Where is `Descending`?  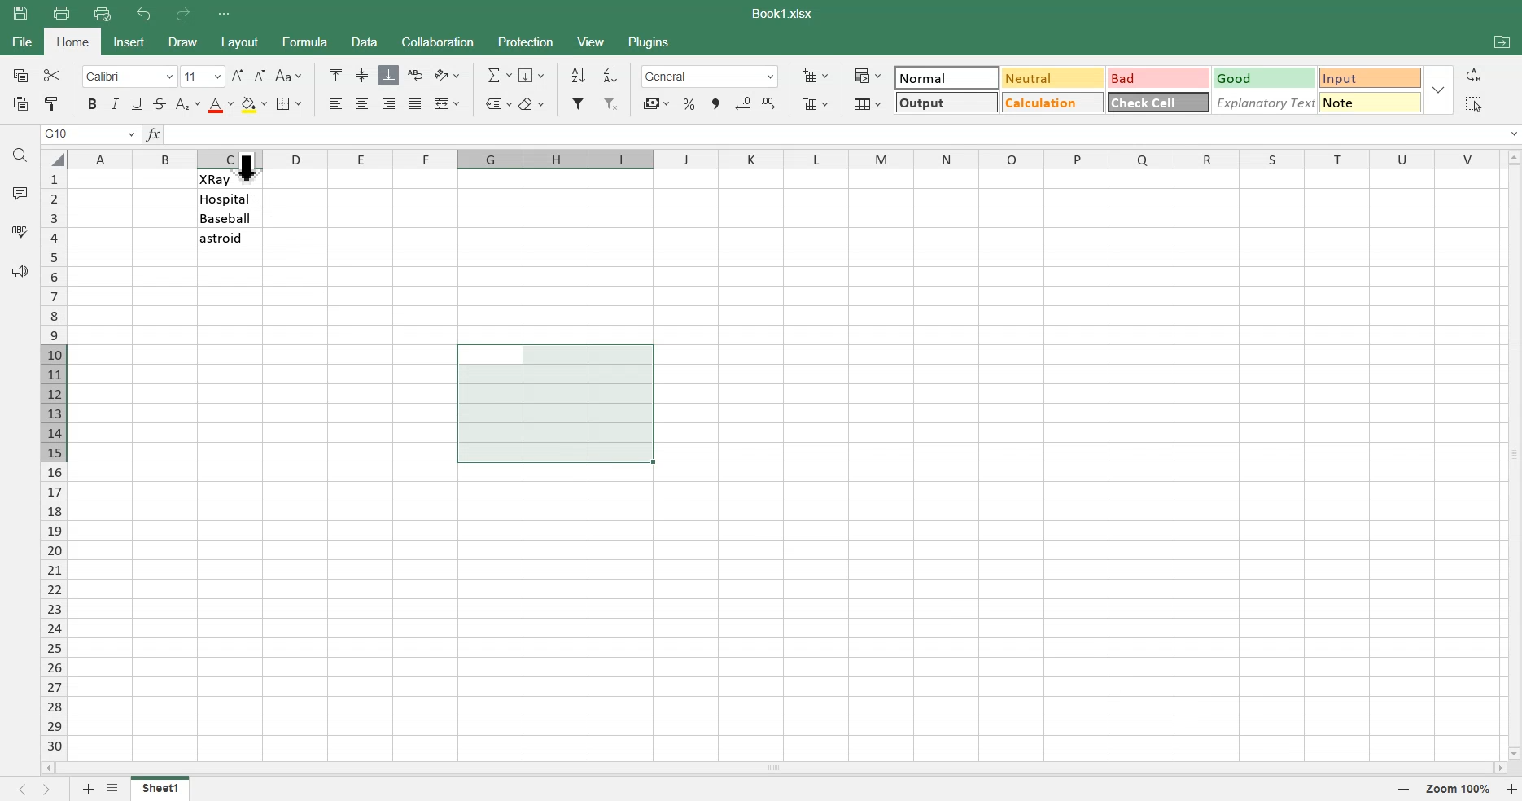
Descending is located at coordinates (611, 74).